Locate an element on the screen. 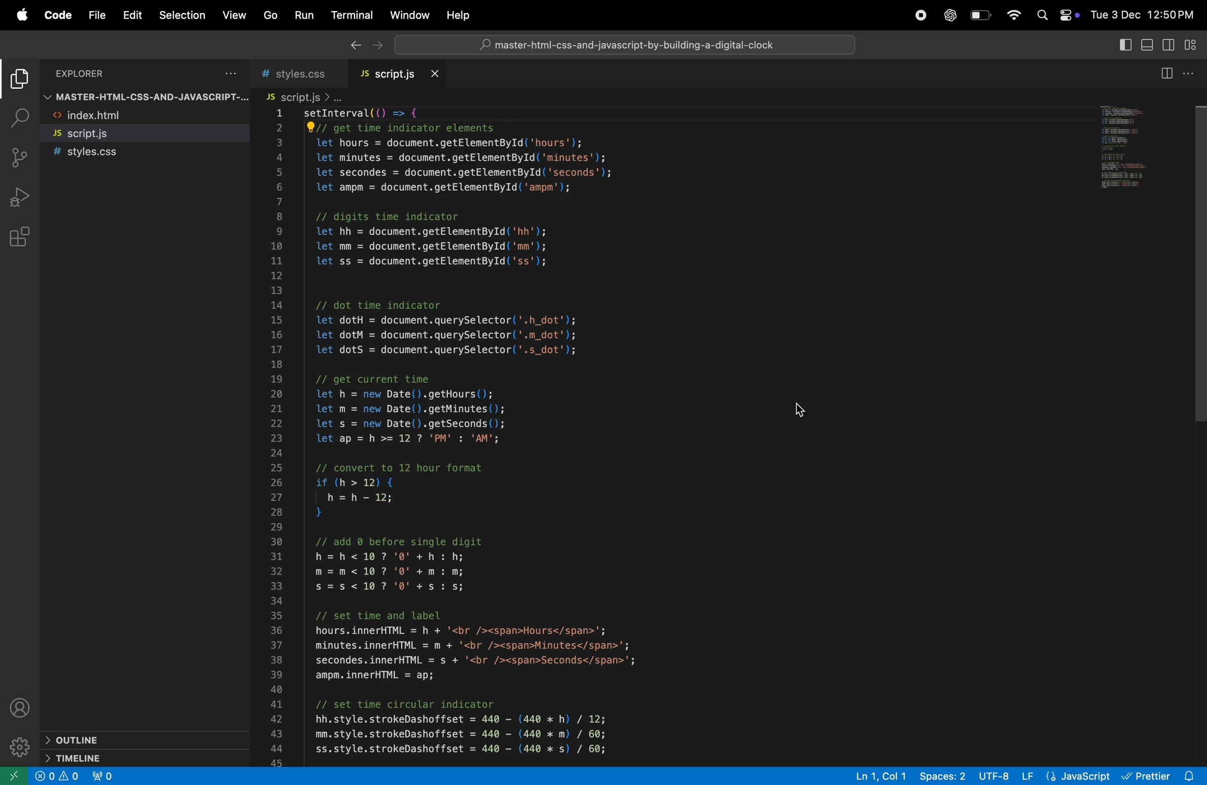 Image resolution: width=1207 pixels, height=785 pixels. script.js is located at coordinates (402, 75).